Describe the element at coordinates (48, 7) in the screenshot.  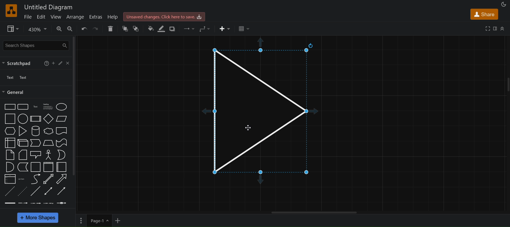
I see `Untitled Diagram` at that location.